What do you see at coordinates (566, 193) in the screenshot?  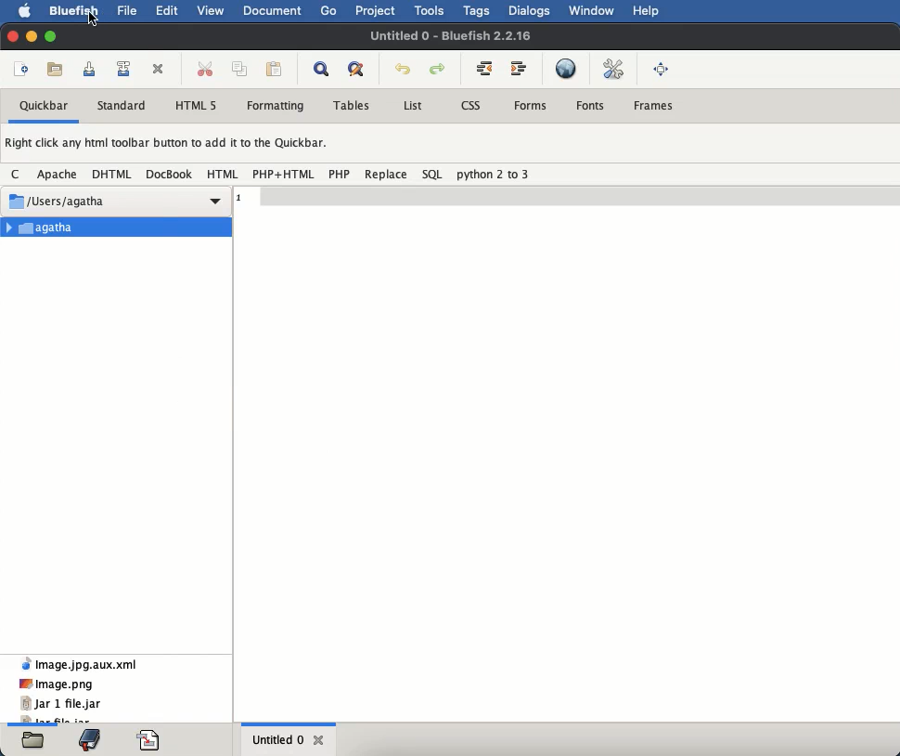 I see `line` at bounding box center [566, 193].